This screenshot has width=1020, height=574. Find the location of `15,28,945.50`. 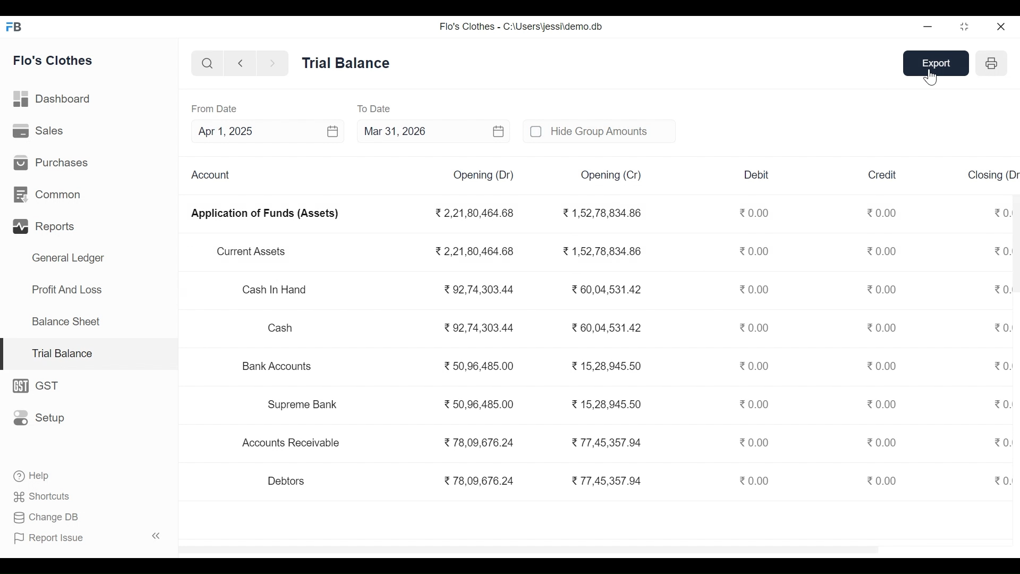

15,28,945.50 is located at coordinates (608, 404).